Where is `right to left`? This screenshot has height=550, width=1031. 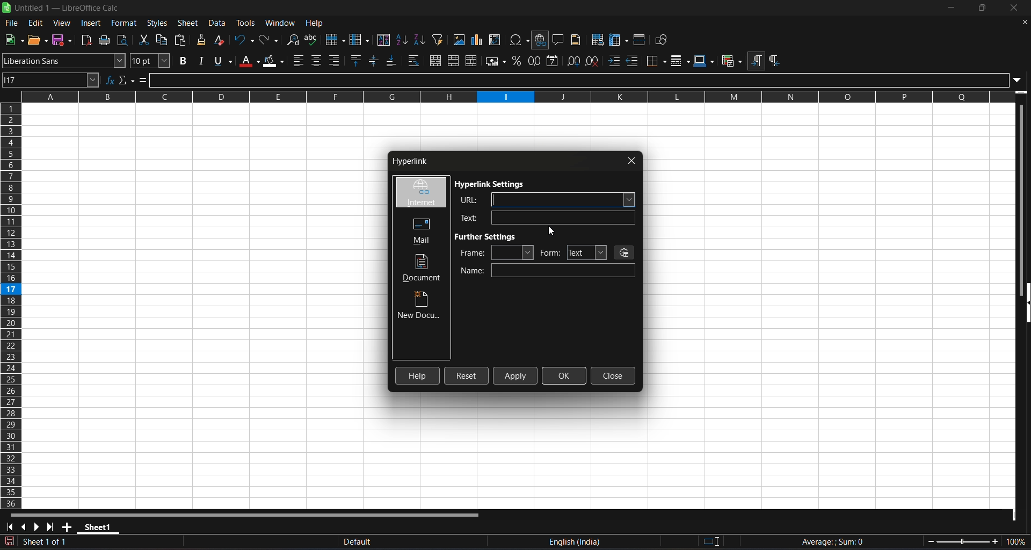
right to left is located at coordinates (774, 61).